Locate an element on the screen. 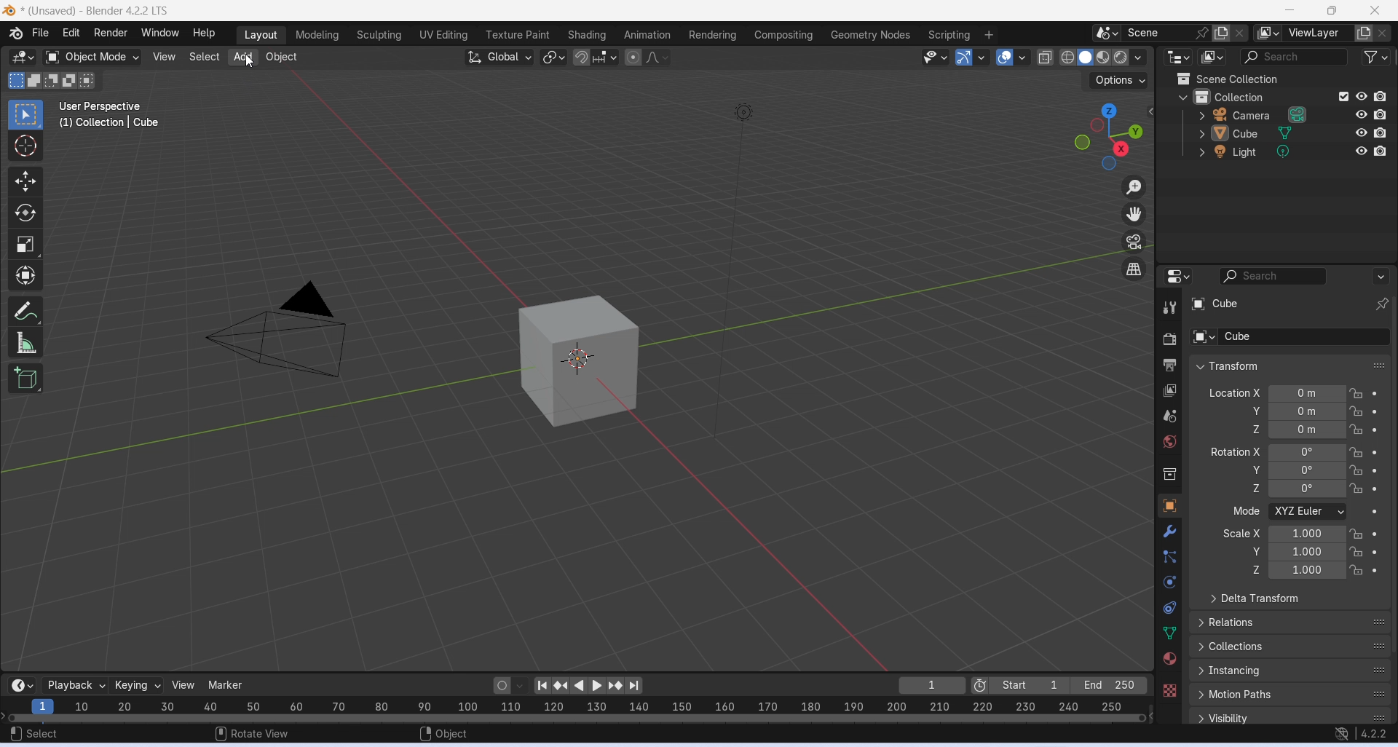 Image resolution: width=1398 pixels, height=747 pixels. Transform is located at coordinates (25, 274).